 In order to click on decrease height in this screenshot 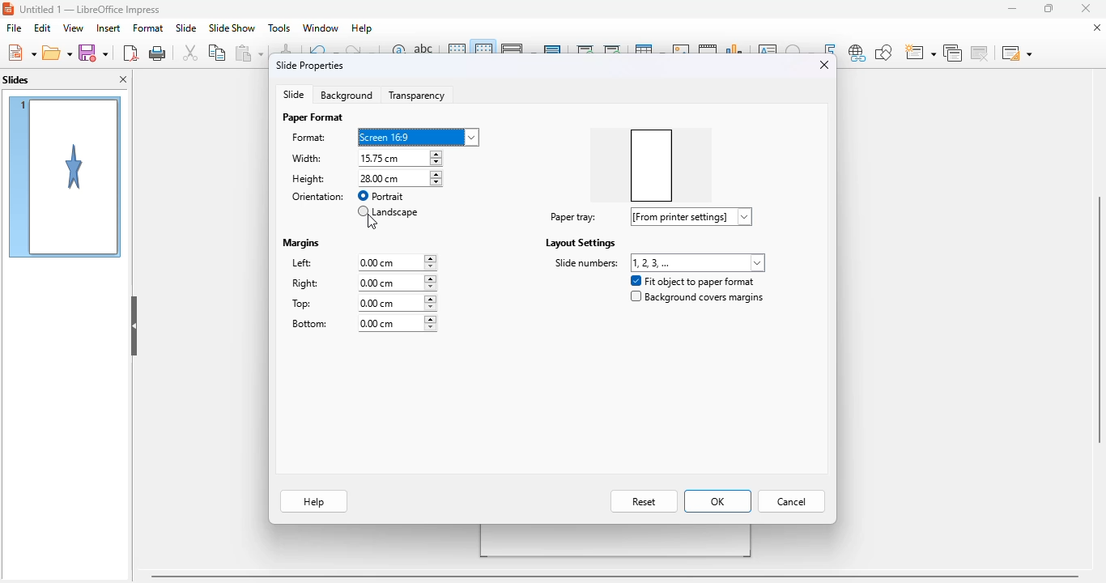, I will do `click(436, 184)`.